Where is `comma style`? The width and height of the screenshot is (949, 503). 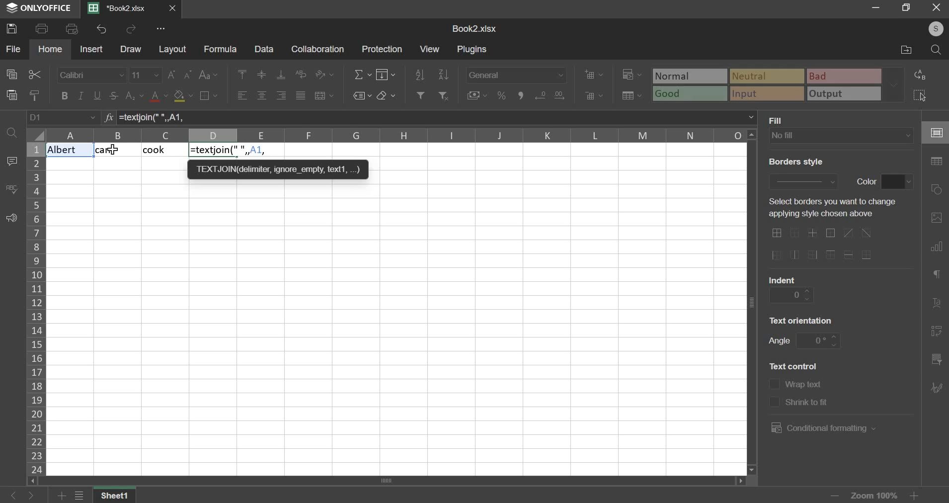
comma style is located at coordinates (523, 95).